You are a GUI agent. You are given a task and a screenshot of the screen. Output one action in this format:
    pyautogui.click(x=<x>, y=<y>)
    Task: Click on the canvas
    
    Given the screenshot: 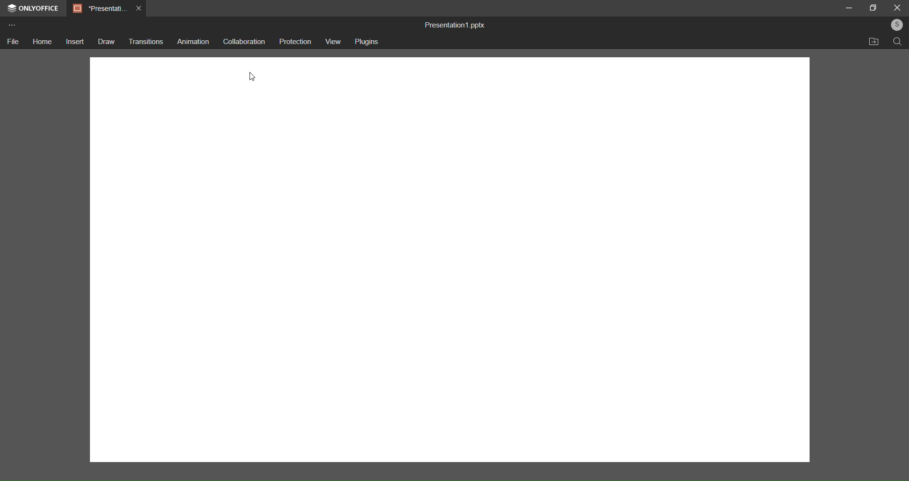 What is the action you would take?
    pyautogui.click(x=448, y=290)
    